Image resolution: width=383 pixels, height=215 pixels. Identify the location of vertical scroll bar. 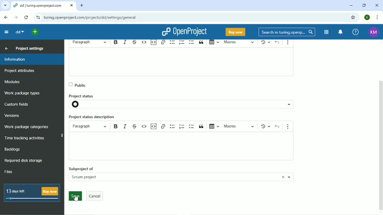
(382, 110).